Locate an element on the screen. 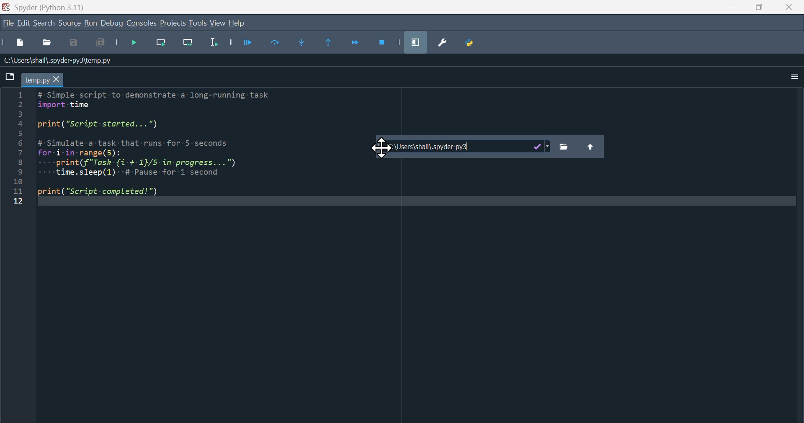 The width and height of the screenshot is (804, 423). Save as is located at coordinates (76, 44).